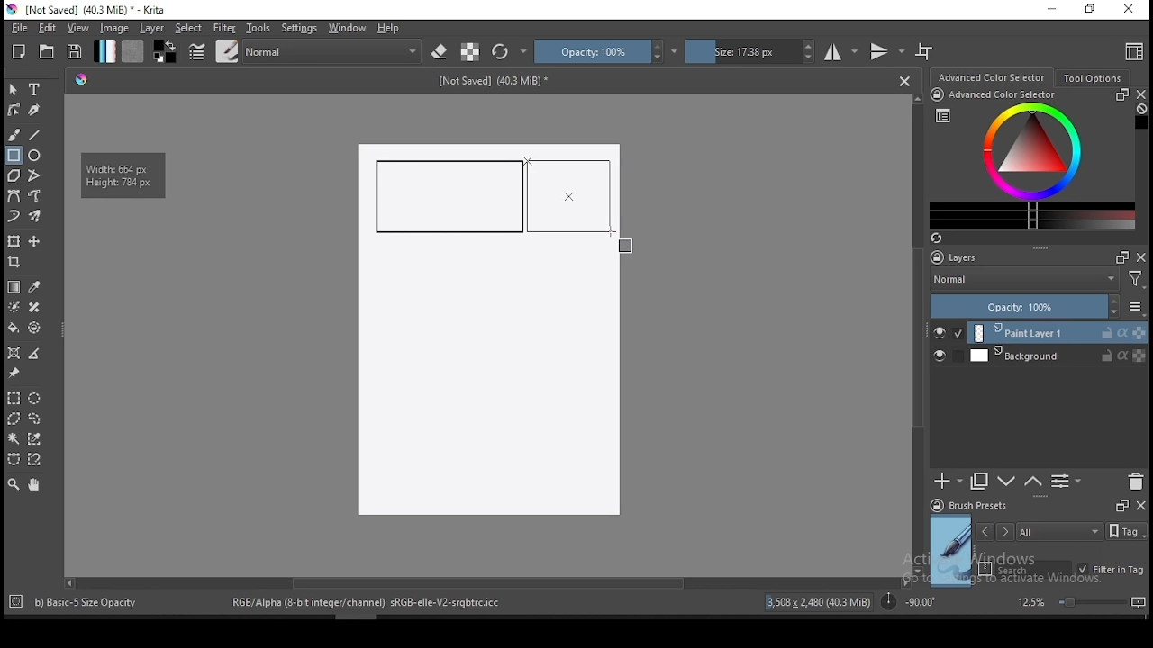  What do you see at coordinates (951, 551) in the screenshot?
I see `preview` at bounding box center [951, 551].